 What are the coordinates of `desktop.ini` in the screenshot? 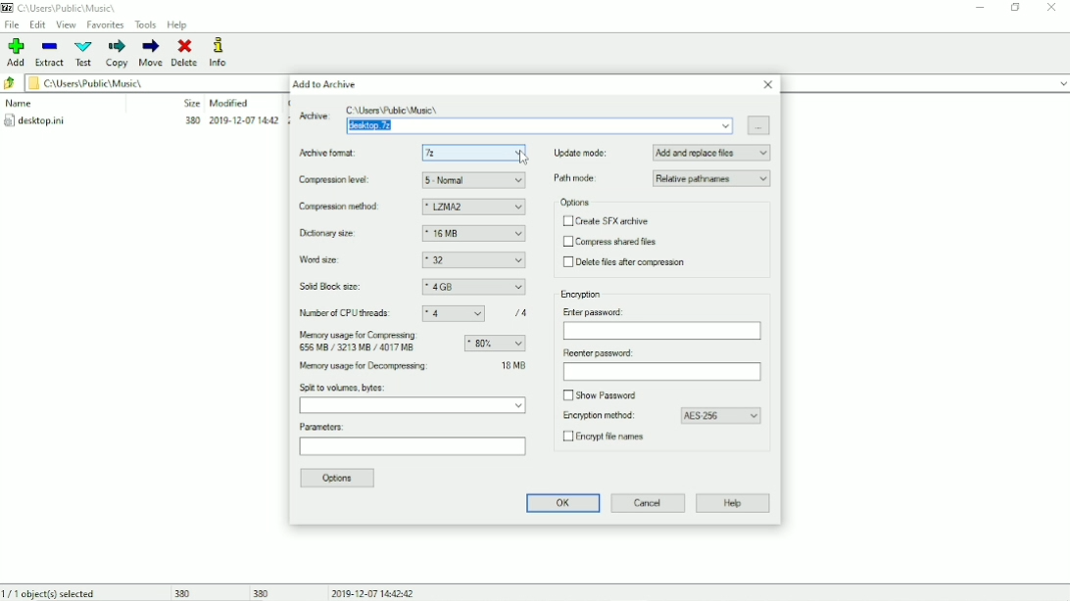 It's located at (144, 122).